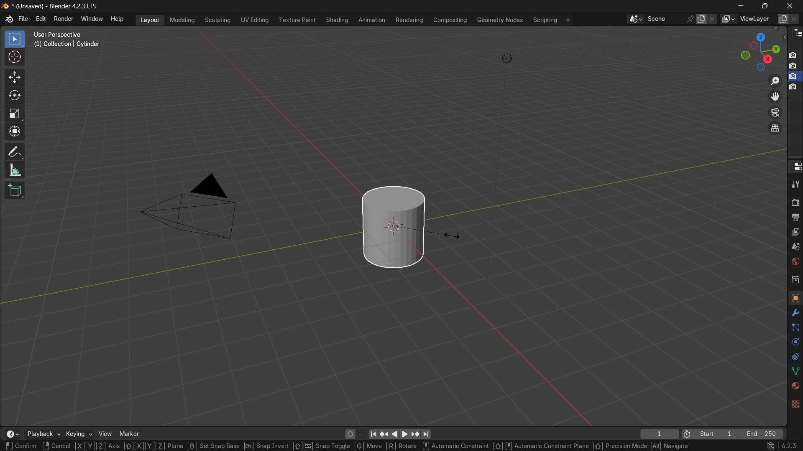 The image size is (803, 451). What do you see at coordinates (665, 19) in the screenshot?
I see `scene` at bounding box center [665, 19].